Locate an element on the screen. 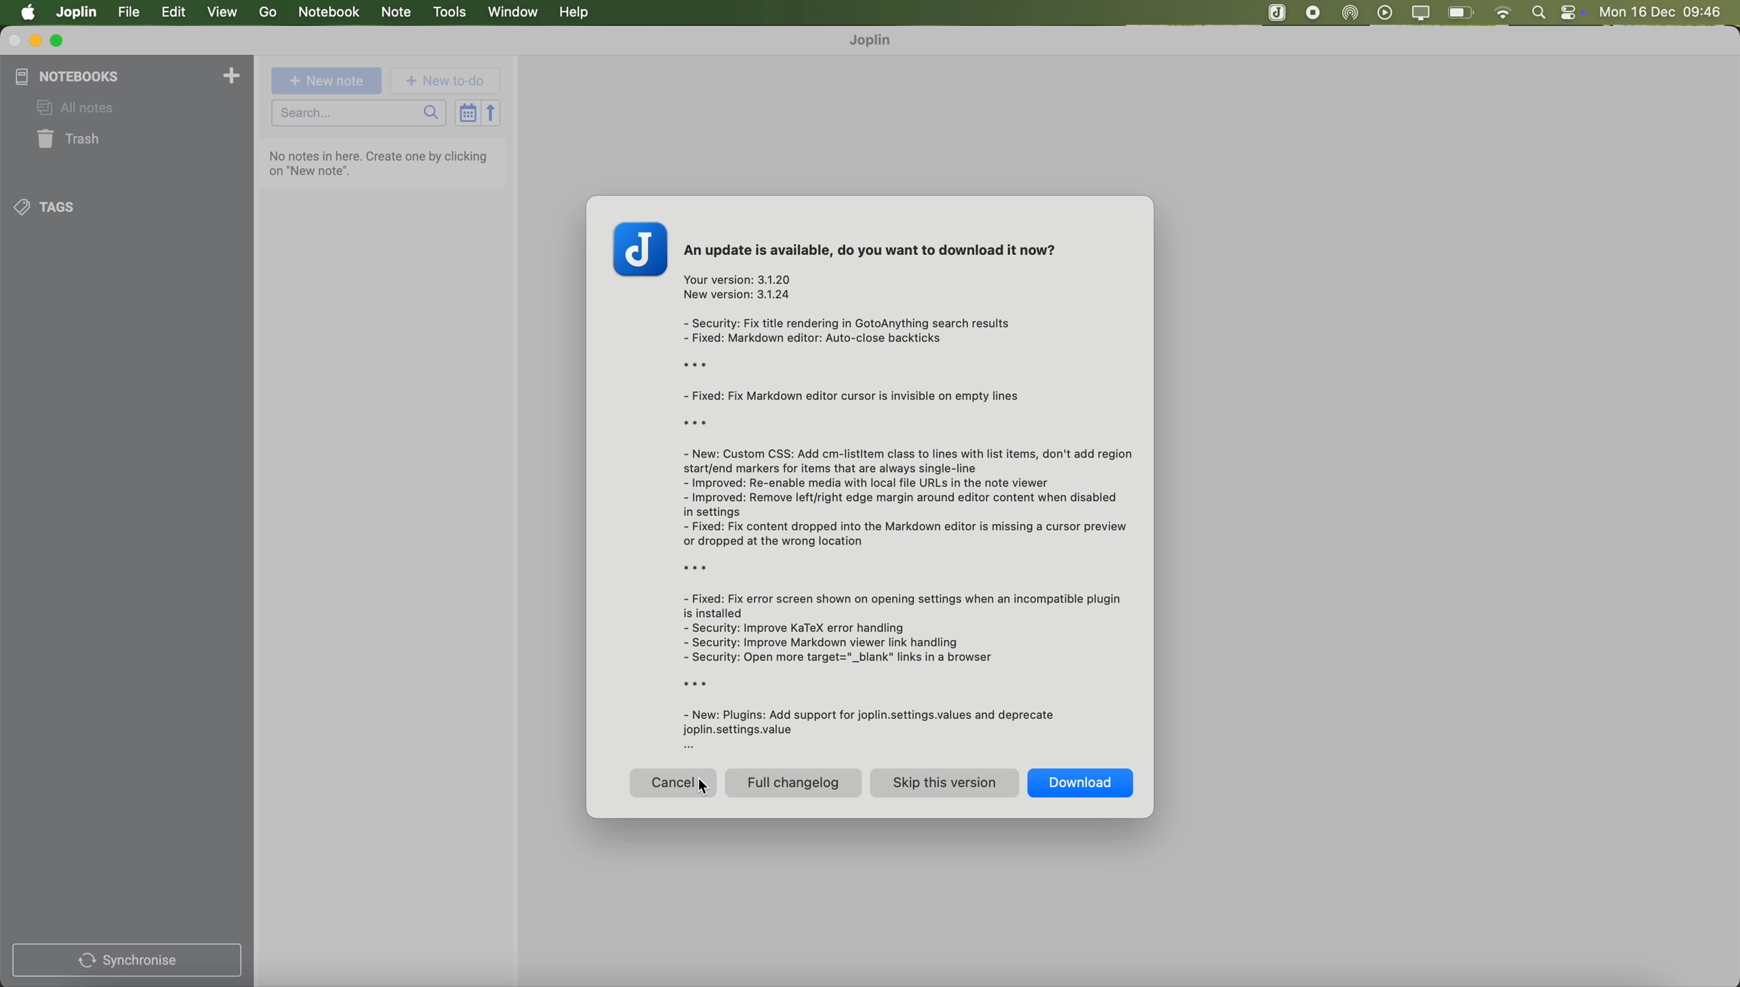 The height and width of the screenshot is (987, 1740). stop recording is located at coordinates (1278, 14).